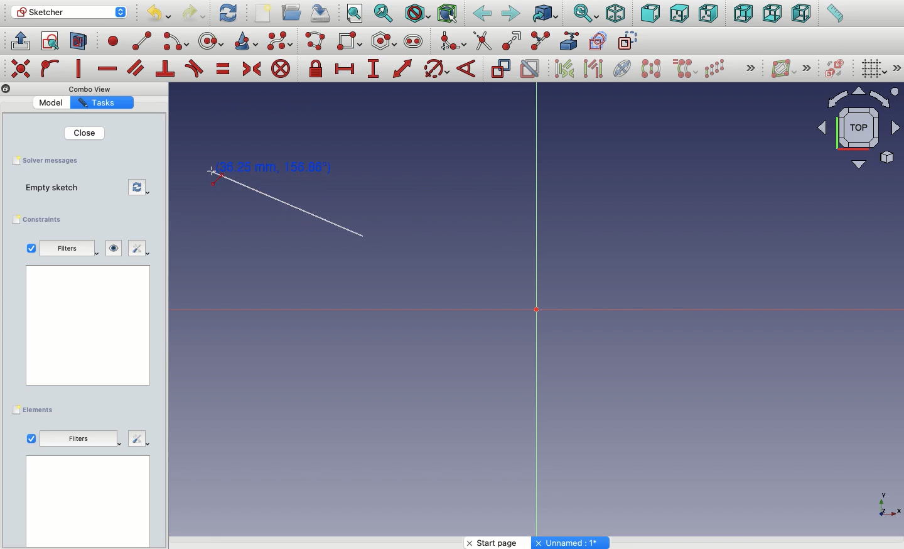 This screenshot has width=904, height=549. I want to click on View sketch, so click(50, 42).